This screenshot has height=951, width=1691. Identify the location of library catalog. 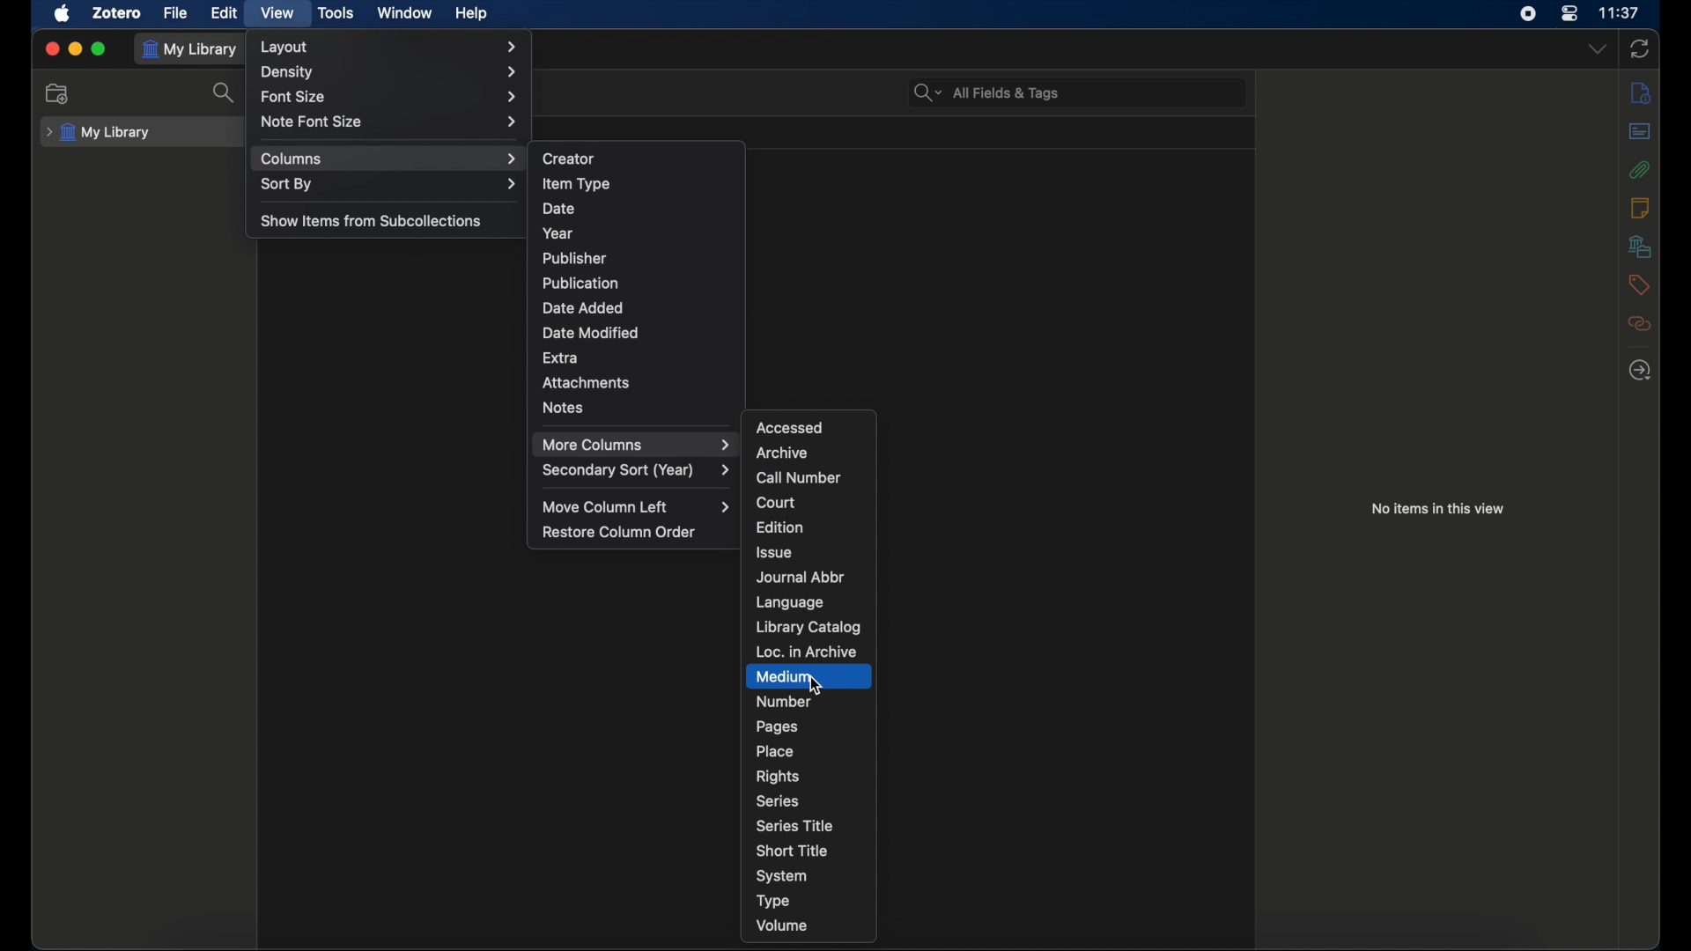
(809, 627).